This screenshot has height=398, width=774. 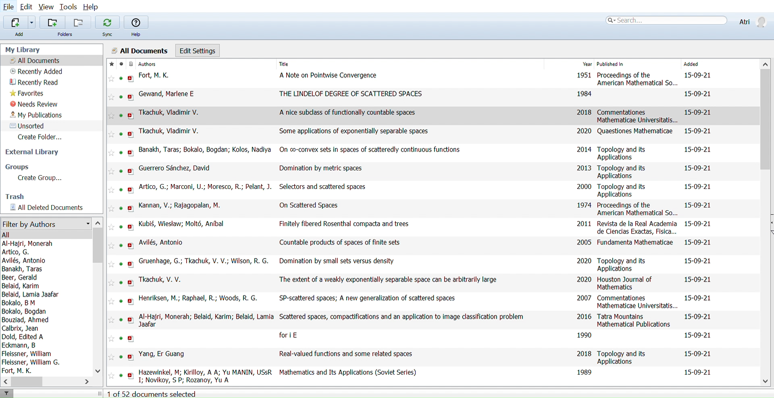 I want to click on Finitely fibered Rosenthal compacta and trees, so click(x=345, y=223).